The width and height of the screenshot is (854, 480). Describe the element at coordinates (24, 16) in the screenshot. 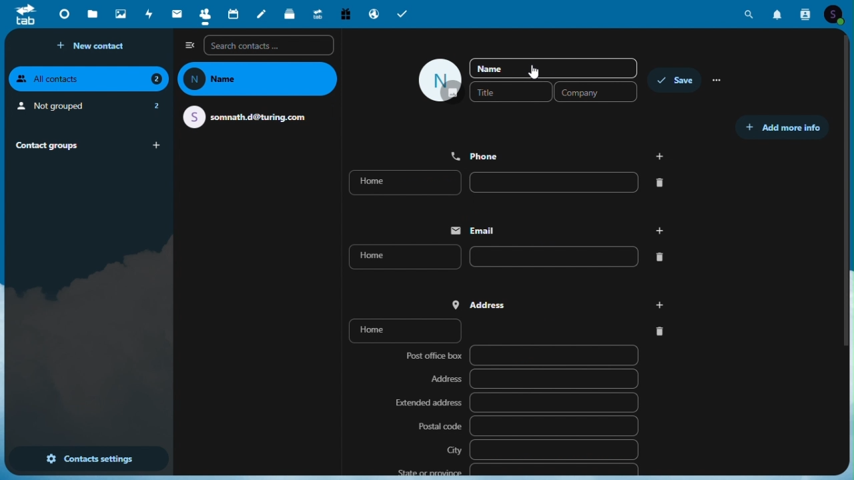

I see `tab` at that location.